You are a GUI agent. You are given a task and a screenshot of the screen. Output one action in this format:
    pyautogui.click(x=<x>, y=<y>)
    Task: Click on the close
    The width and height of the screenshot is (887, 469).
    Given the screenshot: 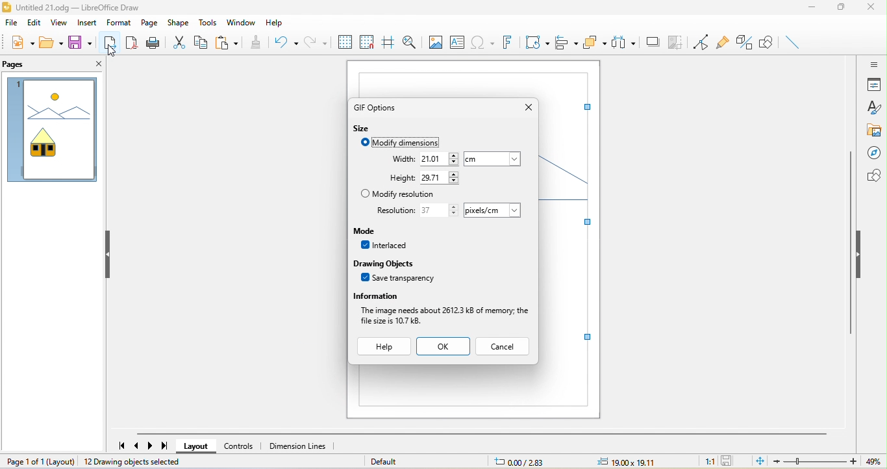 What is the action you would take?
    pyautogui.click(x=529, y=107)
    